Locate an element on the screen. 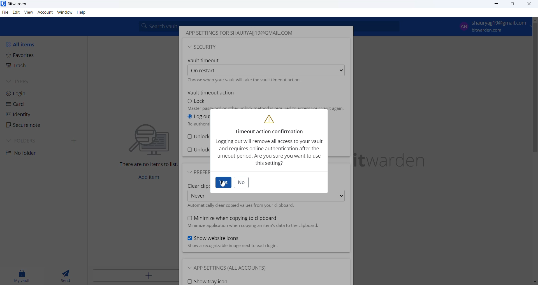 Image resolution: width=538 pixels, height=285 pixels. show tray icon checkbox is located at coordinates (221, 281).